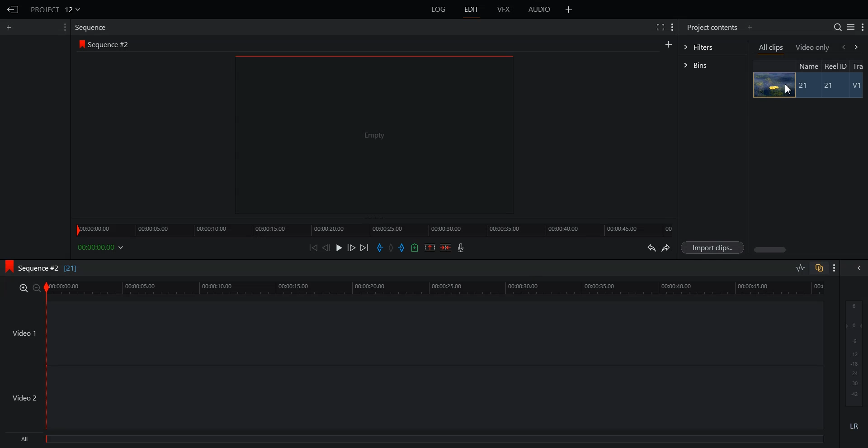  What do you see at coordinates (56, 9) in the screenshot?
I see `PROJECT 12` at bounding box center [56, 9].